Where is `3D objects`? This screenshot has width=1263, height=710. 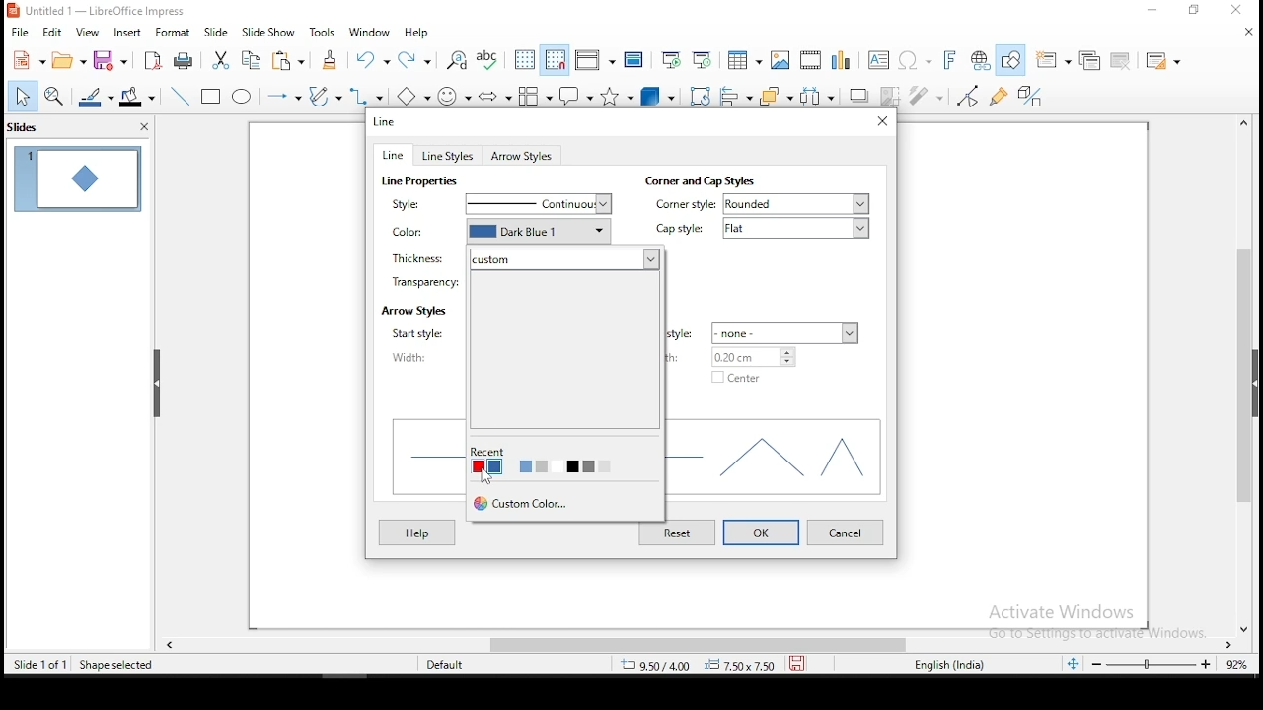 3D objects is located at coordinates (659, 95).